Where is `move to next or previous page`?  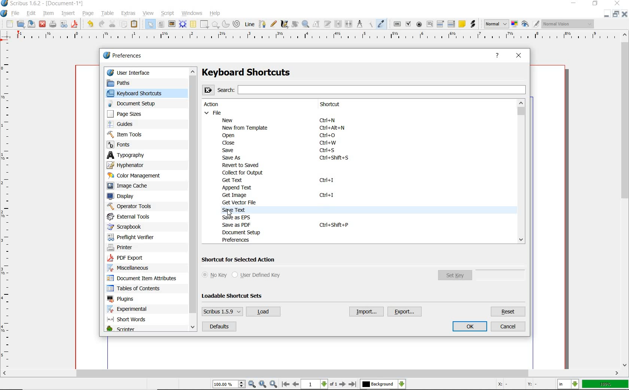 move to next or previous page is located at coordinates (319, 384).